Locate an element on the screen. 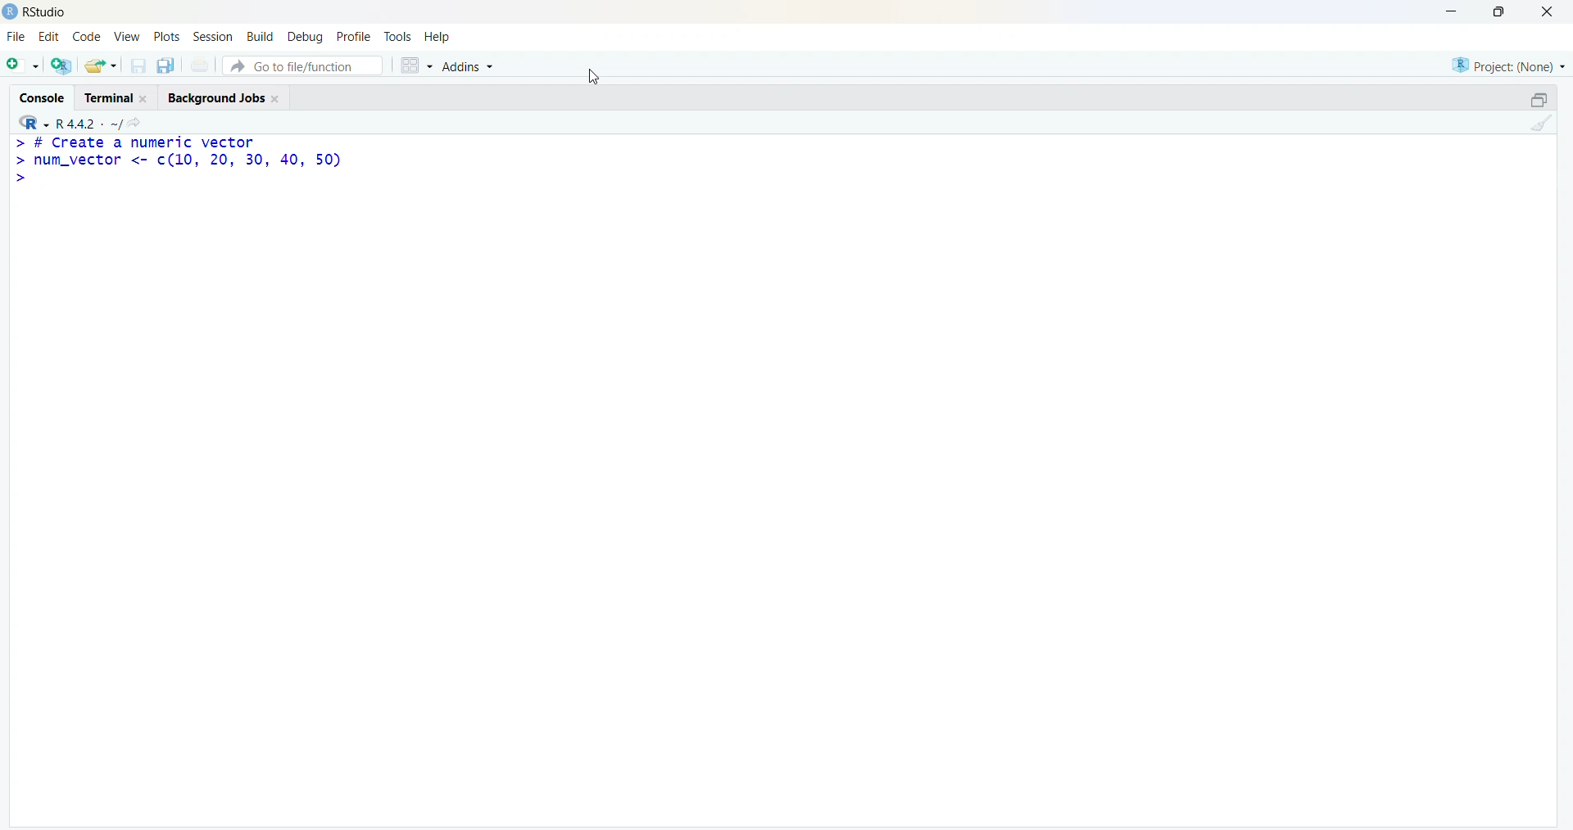  file is located at coordinates (16, 36).